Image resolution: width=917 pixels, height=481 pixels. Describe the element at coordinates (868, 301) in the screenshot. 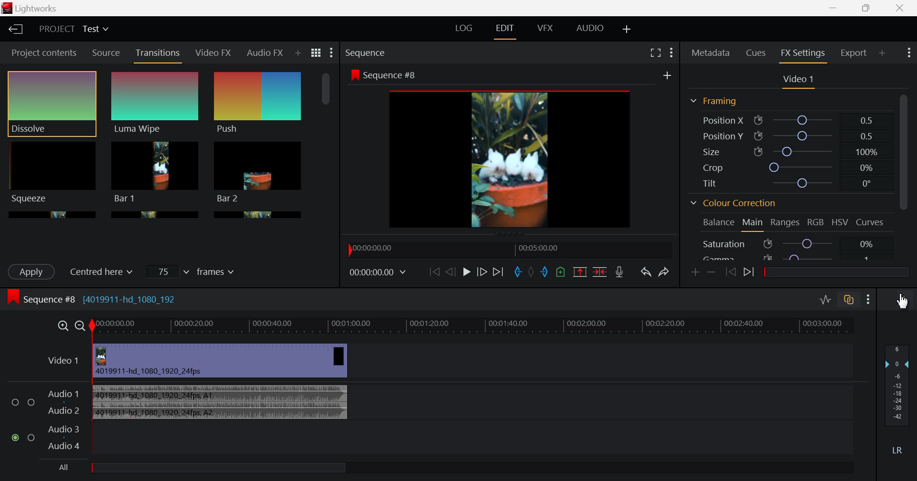

I see `Show Settings` at that location.